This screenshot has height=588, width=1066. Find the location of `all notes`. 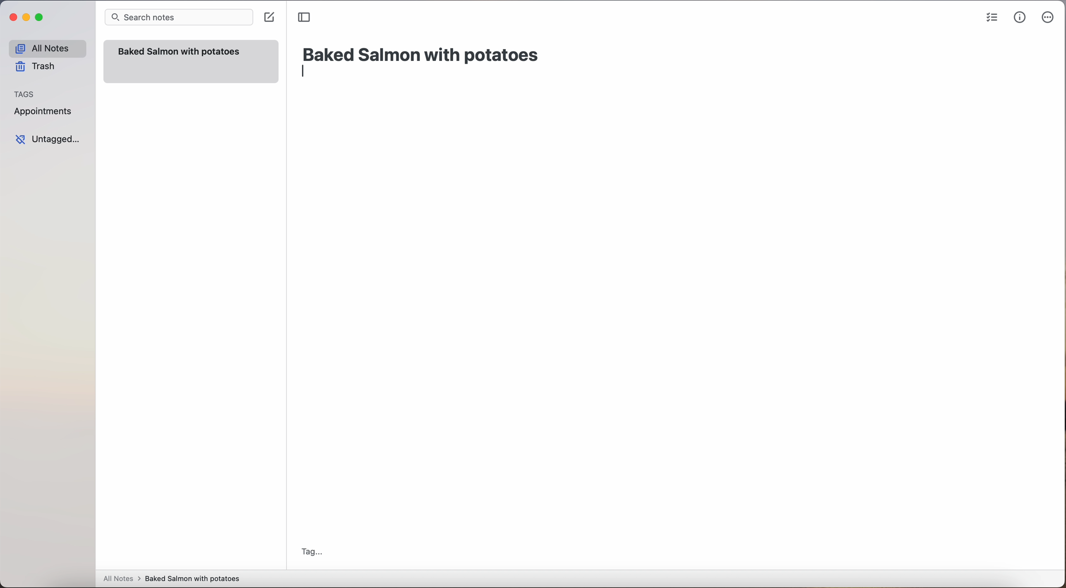

all notes is located at coordinates (47, 48).